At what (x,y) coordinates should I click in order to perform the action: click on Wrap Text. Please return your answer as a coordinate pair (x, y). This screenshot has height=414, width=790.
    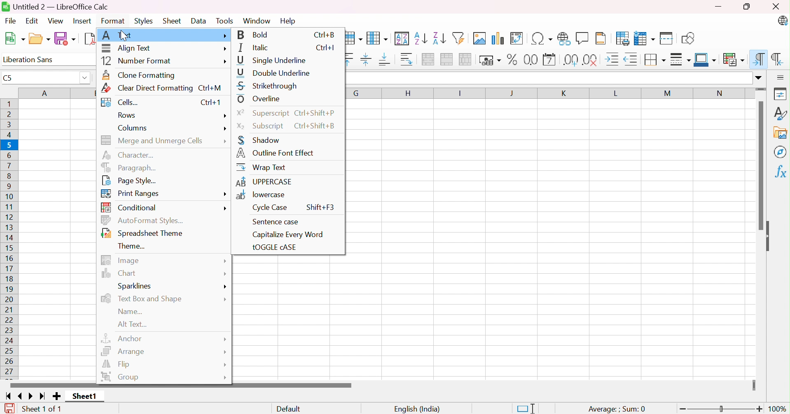
    Looking at the image, I should click on (407, 60).